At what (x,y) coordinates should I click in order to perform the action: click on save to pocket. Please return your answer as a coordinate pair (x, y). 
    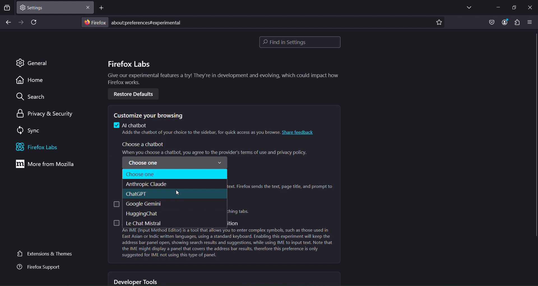
    Looking at the image, I should click on (490, 22).